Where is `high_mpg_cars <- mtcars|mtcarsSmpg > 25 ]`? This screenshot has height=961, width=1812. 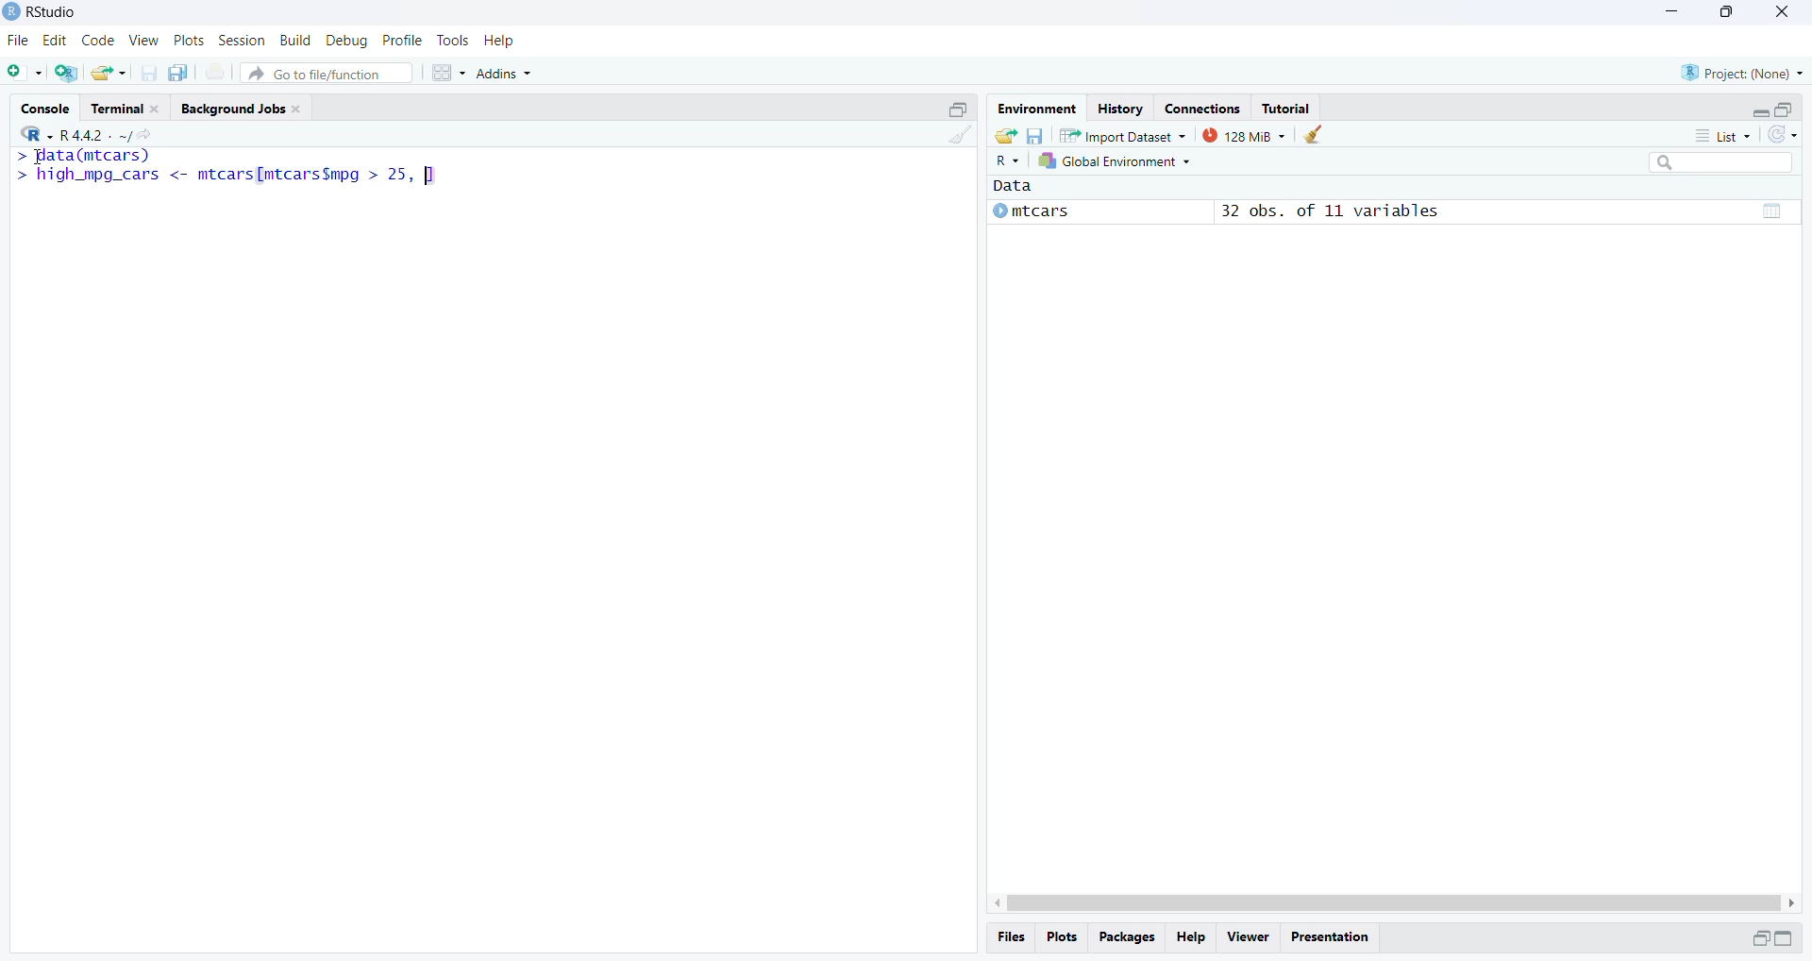
high_mpg_cars <- mtcars|mtcarsSmpg > 25 ] is located at coordinates (229, 177).